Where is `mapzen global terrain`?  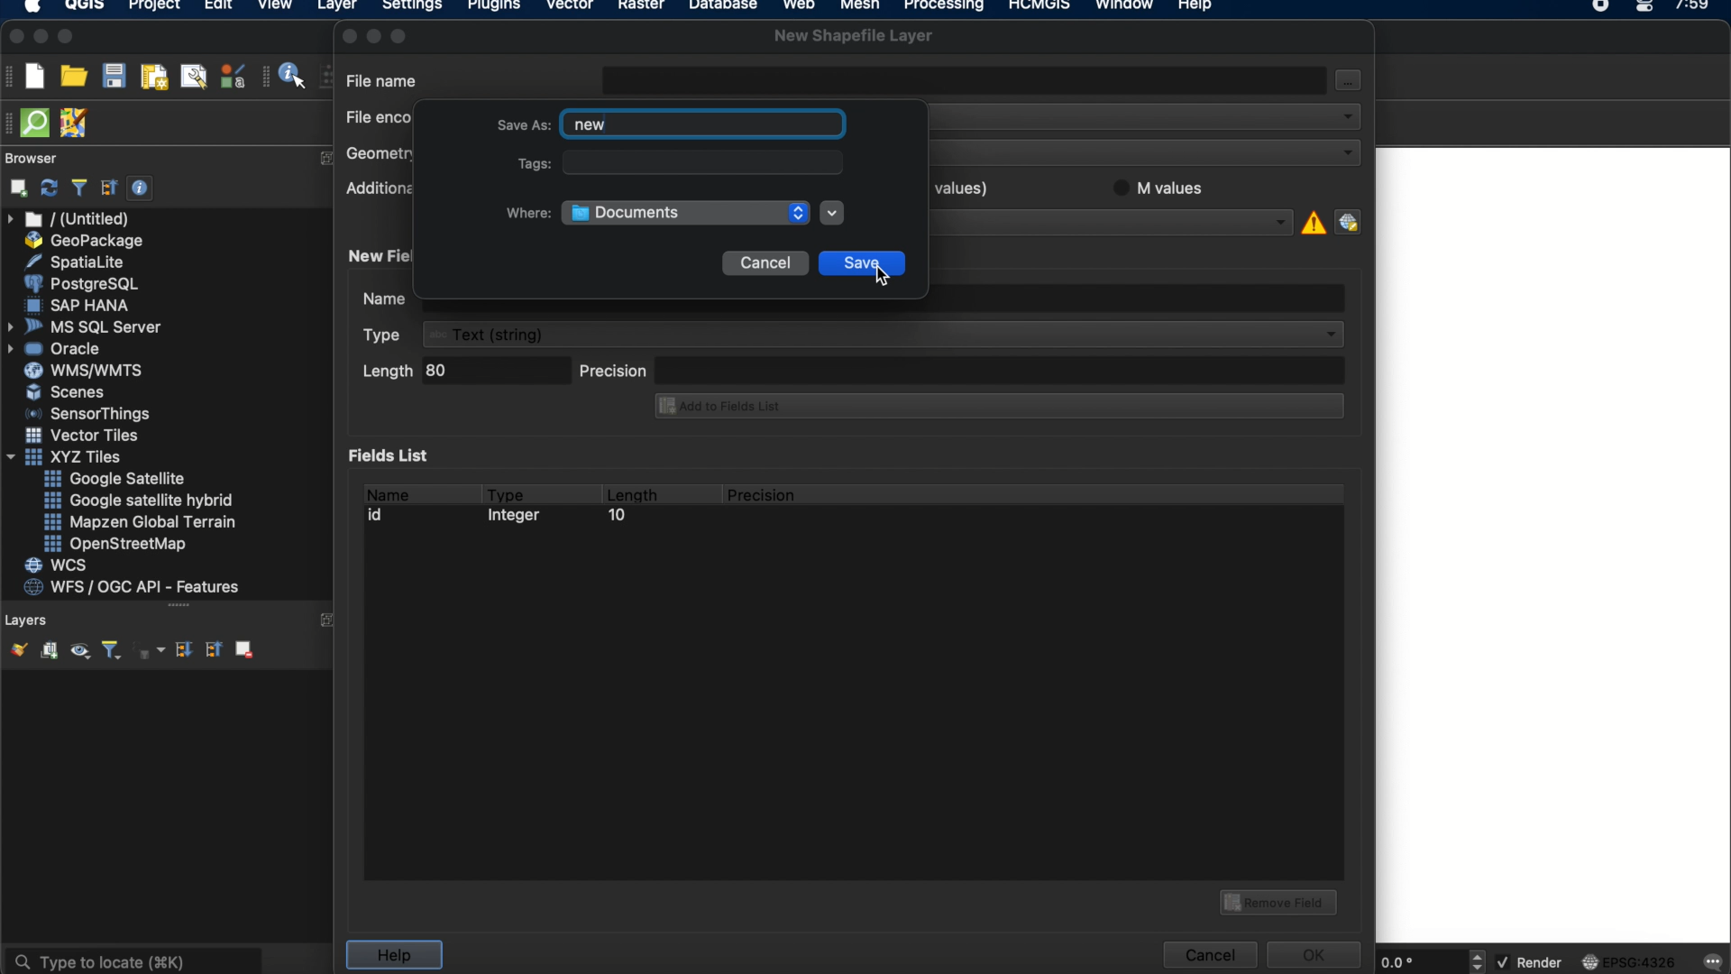 mapzen global terrain is located at coordinates (141, 522).